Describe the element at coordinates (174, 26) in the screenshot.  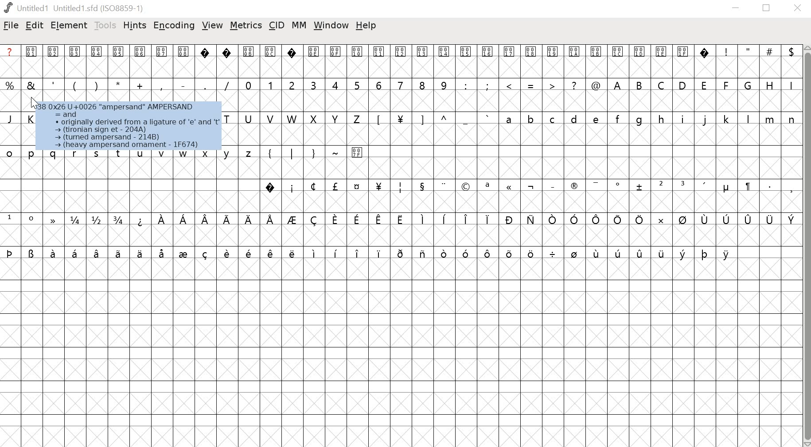
I see `encoding` at that location.